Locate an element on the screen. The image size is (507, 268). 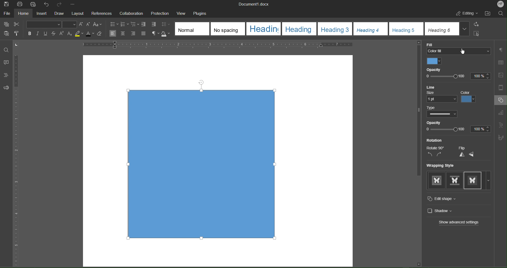
Rotate 90 is located at coordinates (436, 147).